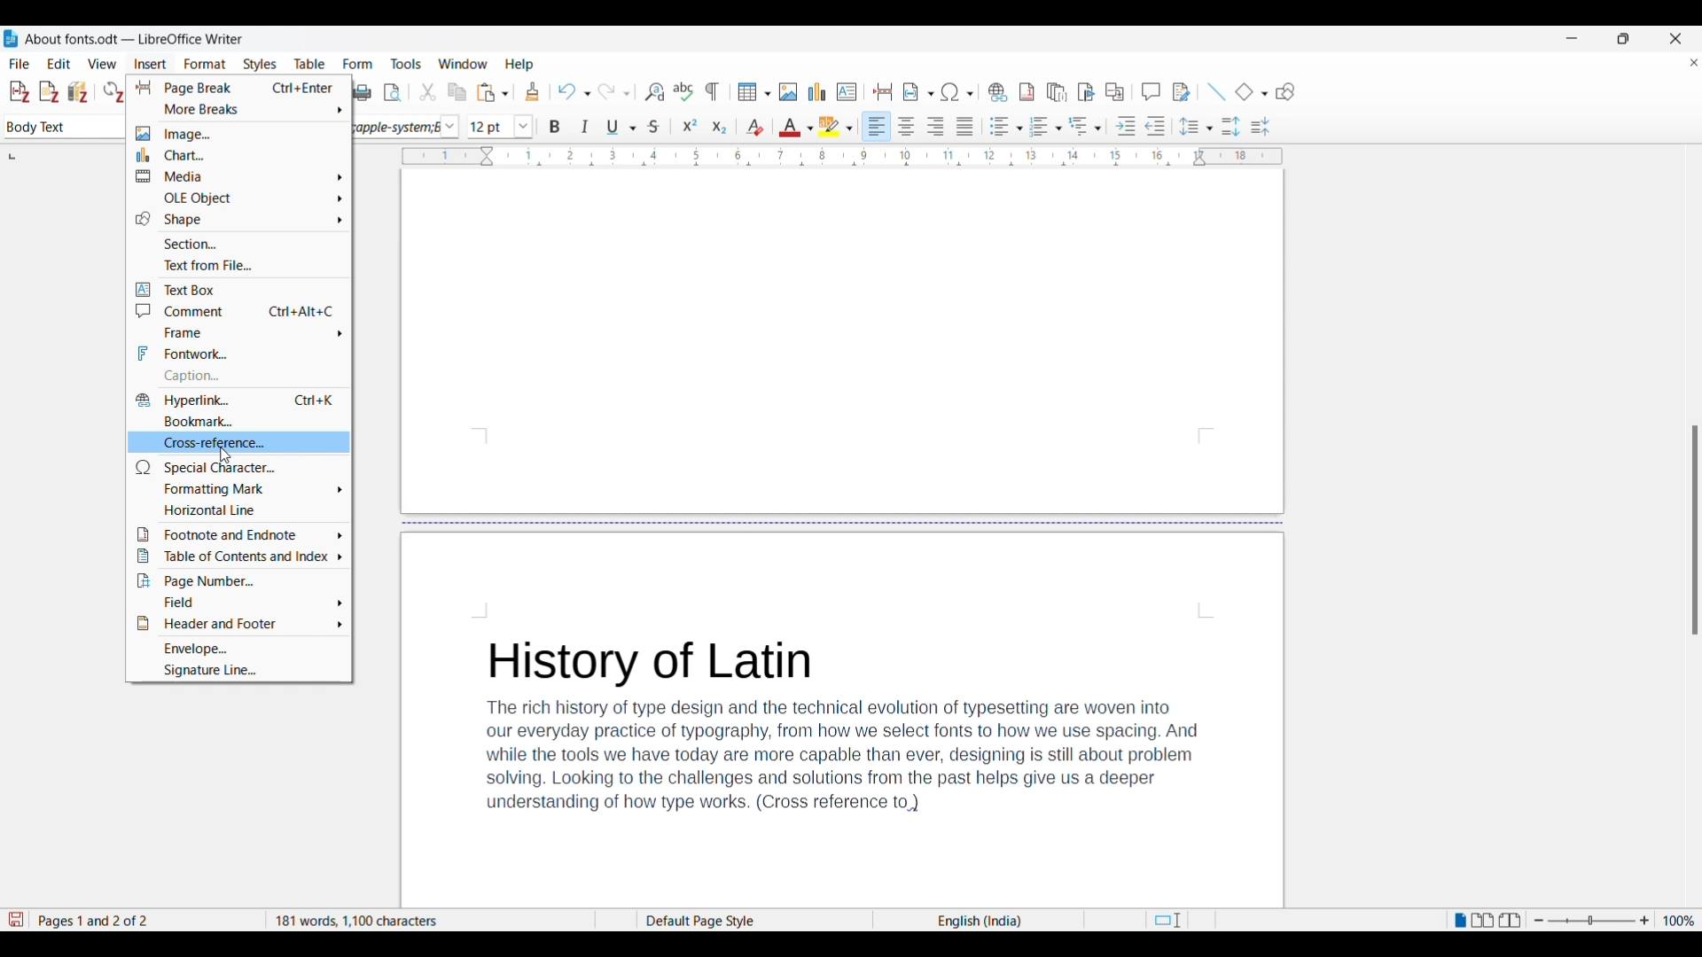 The image size is (1702, 957). I want to click on Font size options, so click(524, 126).